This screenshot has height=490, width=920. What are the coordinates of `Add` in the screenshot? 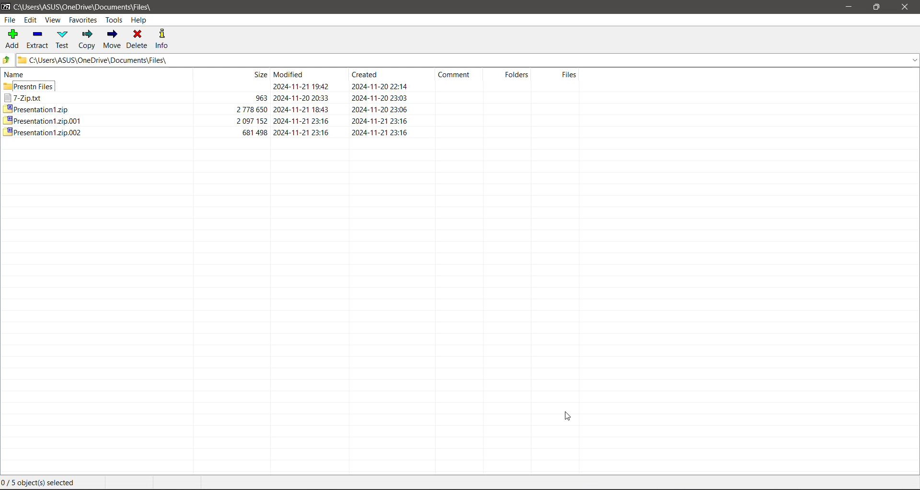 It's located at (11, 39).